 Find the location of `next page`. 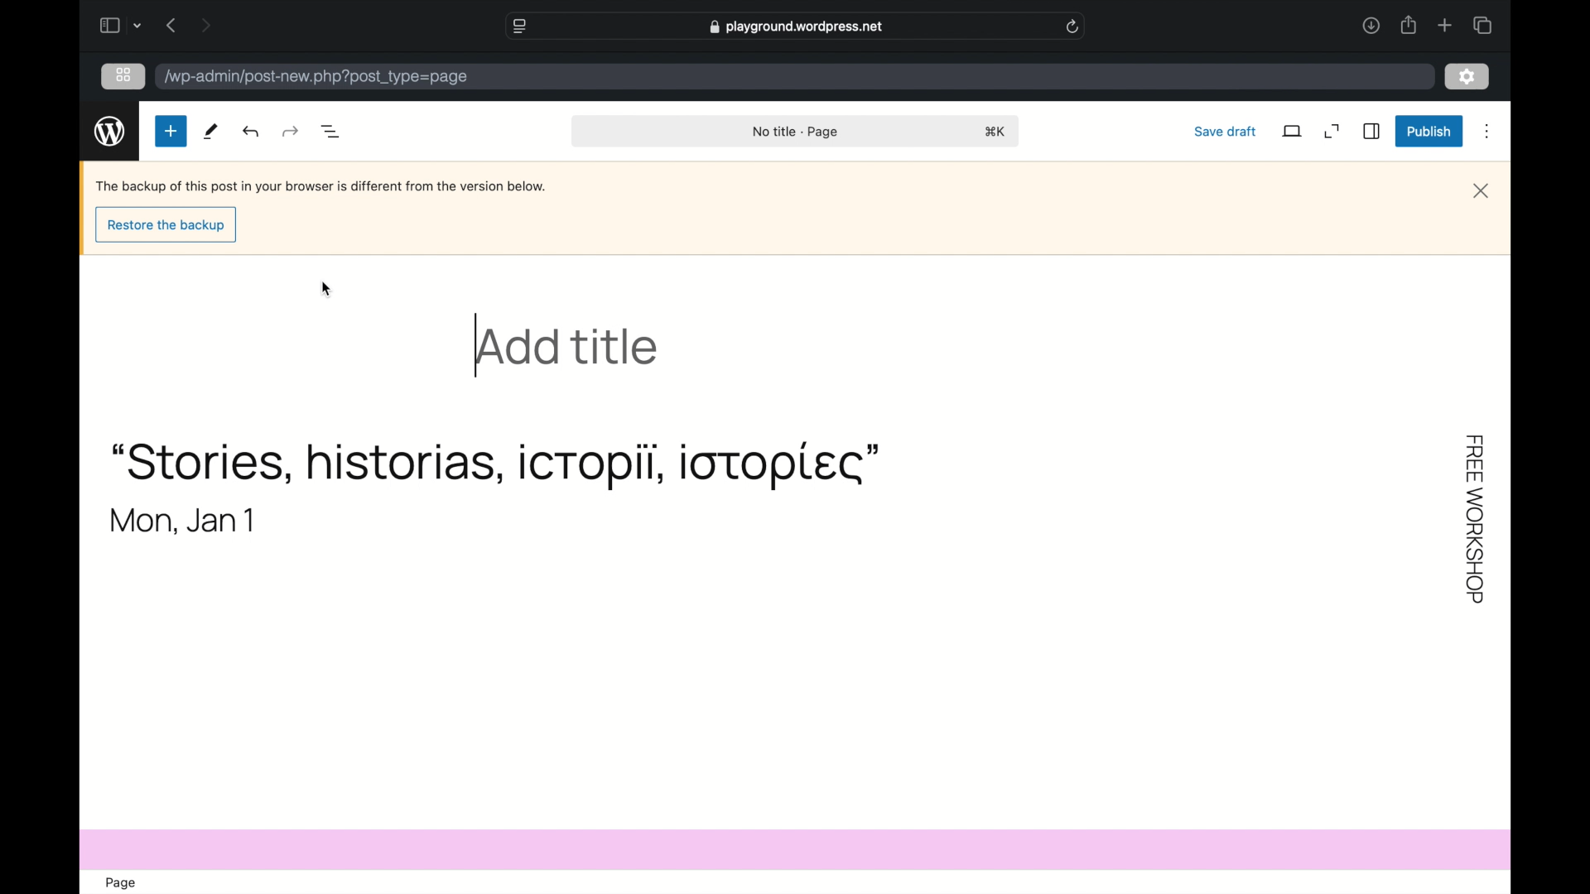

next page is located at coordinates (205, 24).